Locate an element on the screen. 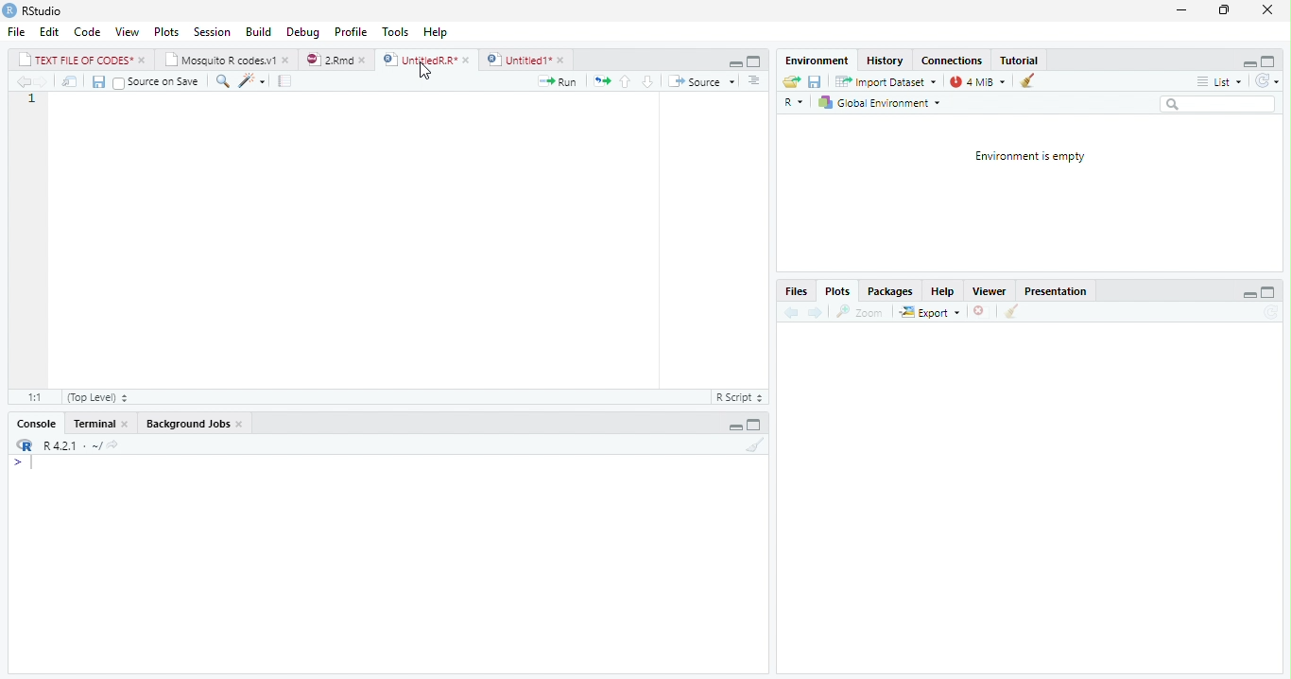 Image resolution: width=1291 pixels, height=679 pixels. close is located at coordinates (1264, 9).